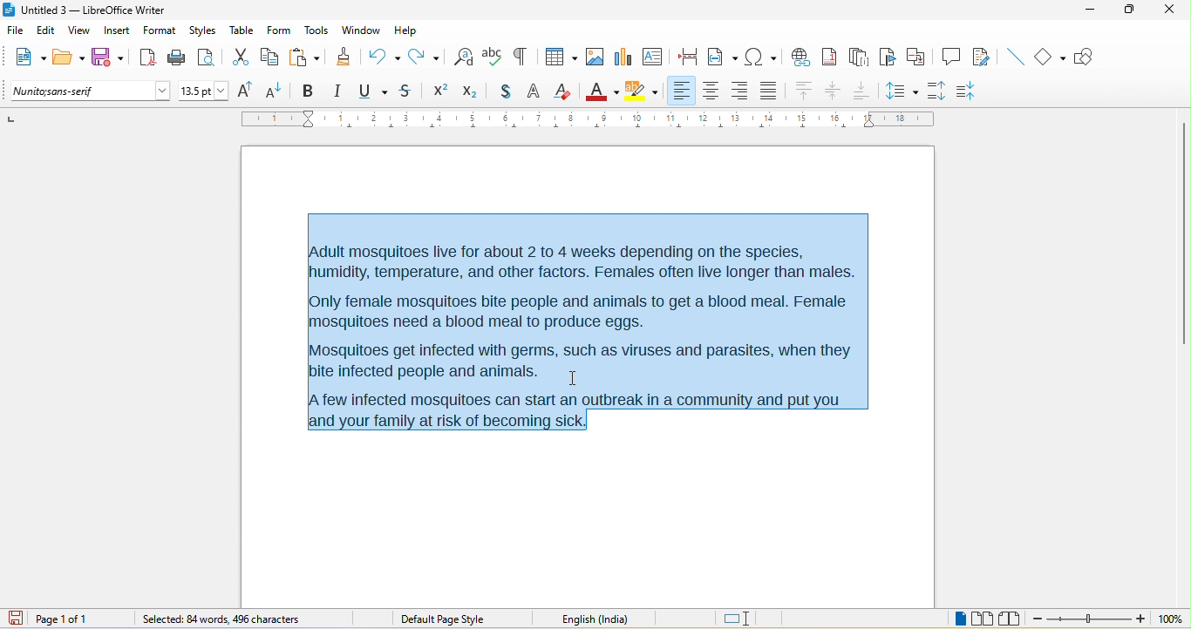 This screenshot has height=629, width=1191. Describe the element at coordinates (47, 33) in the screenshot. I see `edit` at that location.